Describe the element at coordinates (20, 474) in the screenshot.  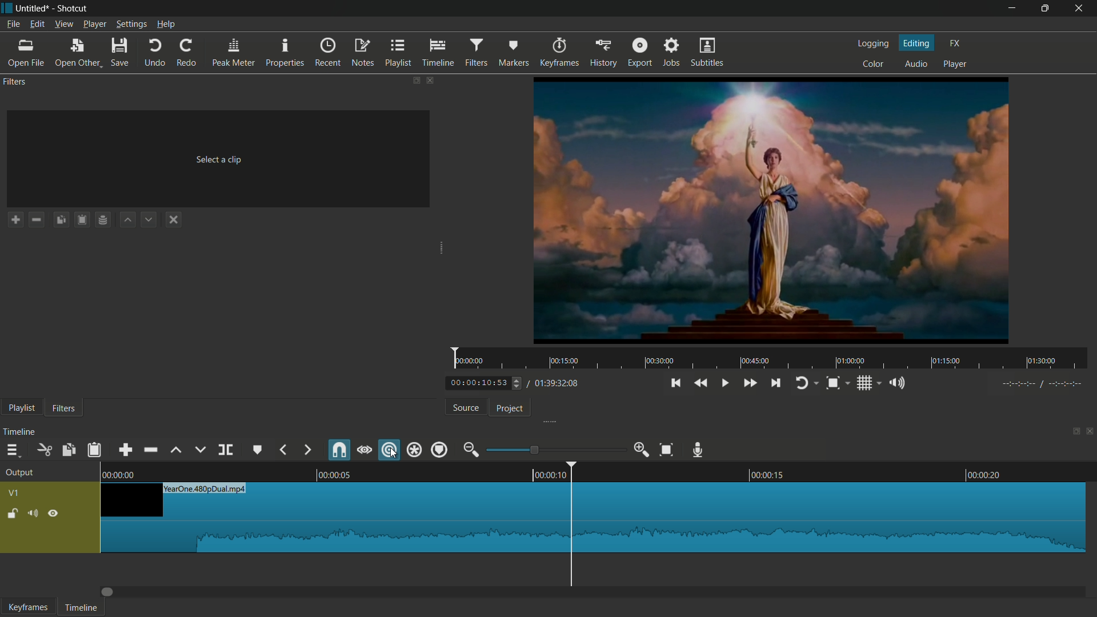
I see `output` at that location.